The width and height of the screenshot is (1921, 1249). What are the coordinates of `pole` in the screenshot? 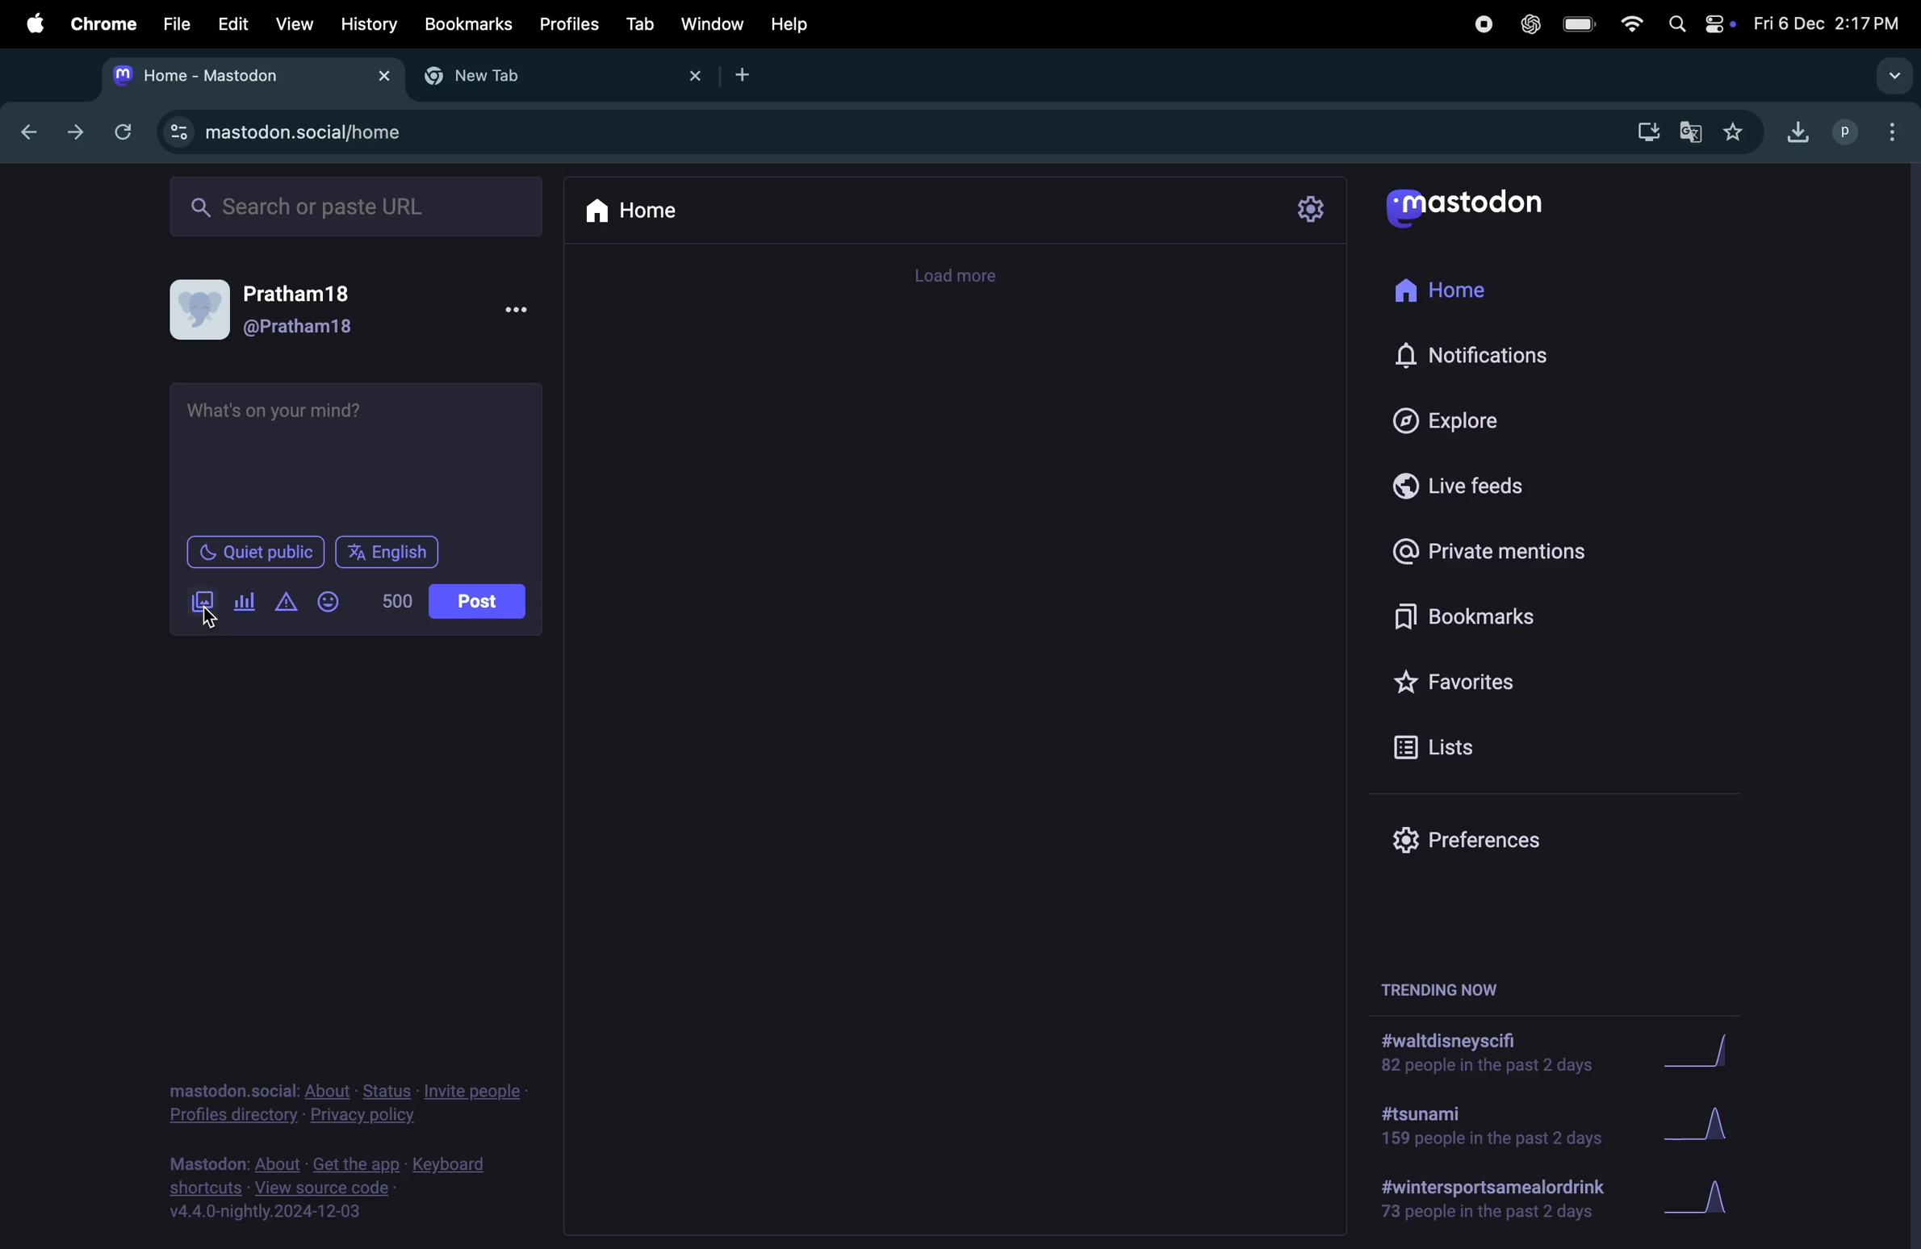 It's located at (245, 601).